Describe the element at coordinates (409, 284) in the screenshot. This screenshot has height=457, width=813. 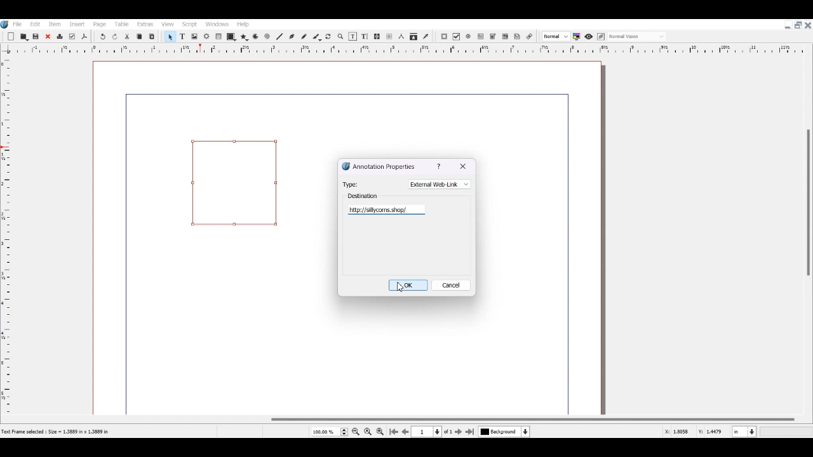
I see `OK` at that location.